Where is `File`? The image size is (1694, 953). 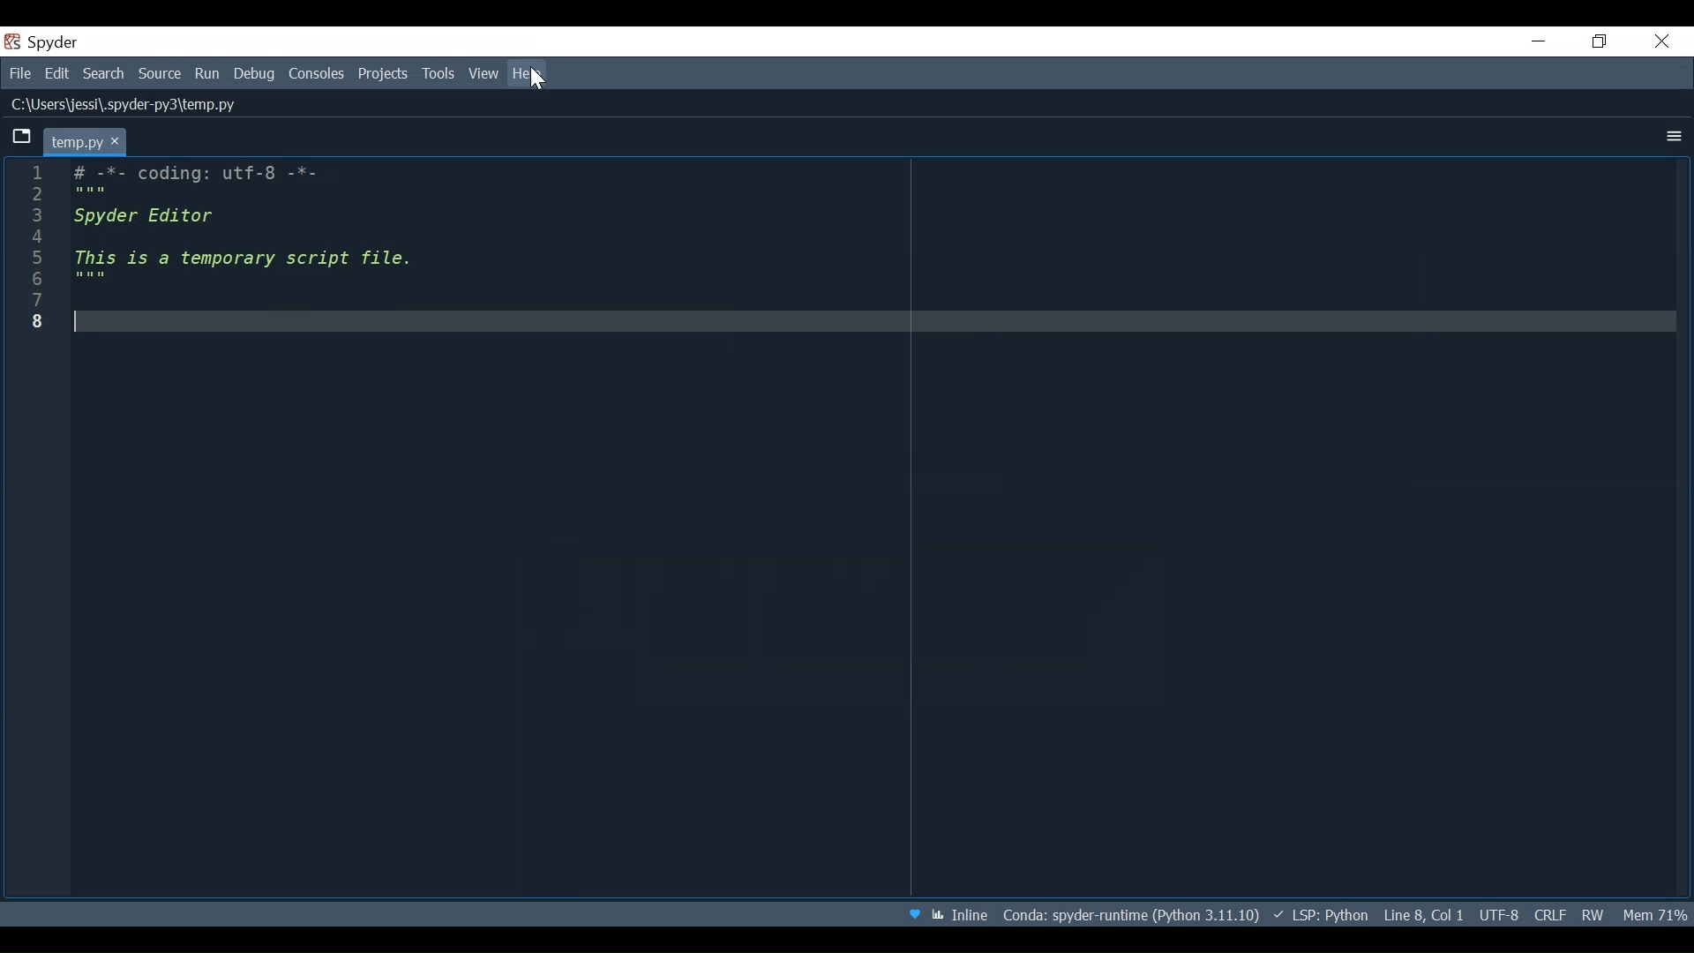
File is located at coordinates (20, 74).